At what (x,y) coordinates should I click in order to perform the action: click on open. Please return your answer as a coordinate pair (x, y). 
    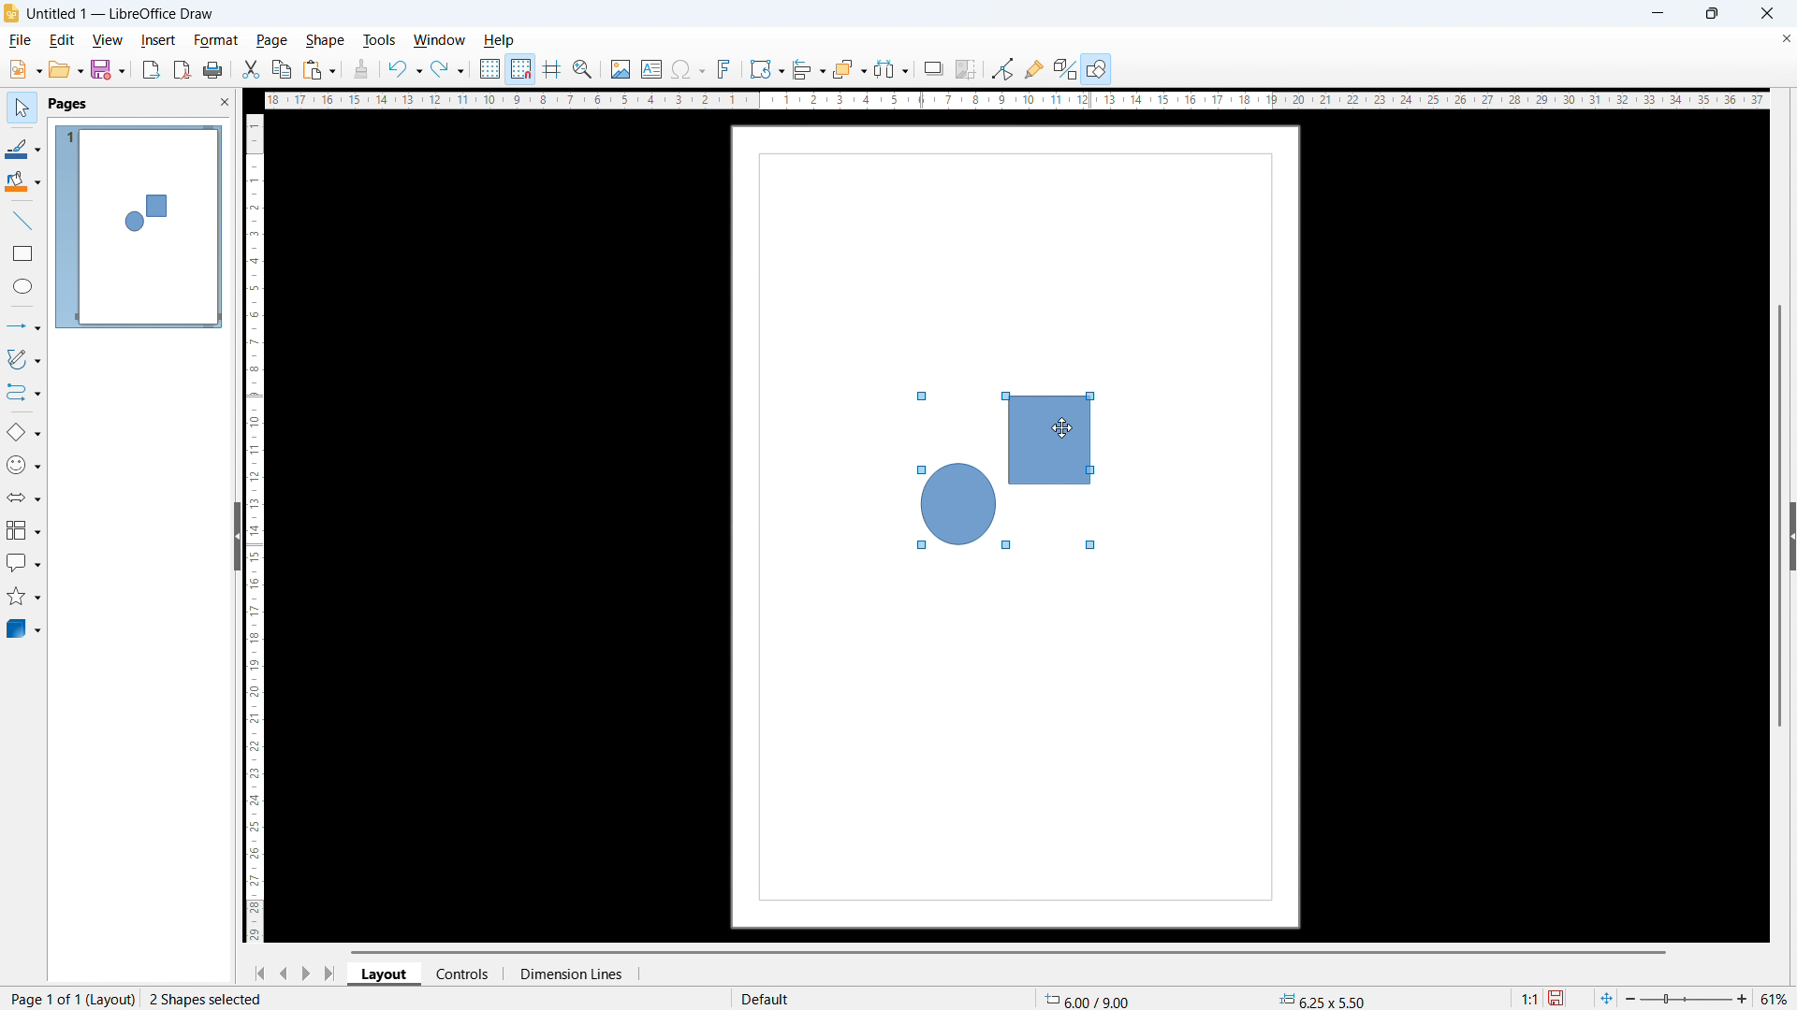
    Looking at the image, I should click on (66, 70).